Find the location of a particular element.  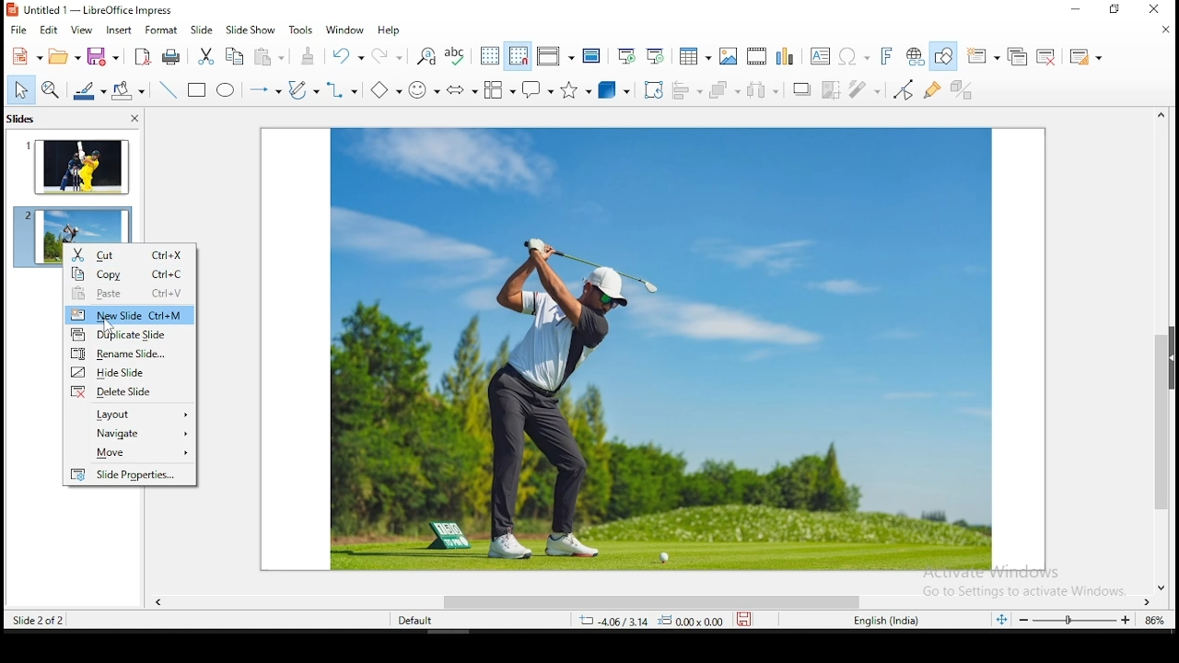

undo is located at coordinates (348, 57).